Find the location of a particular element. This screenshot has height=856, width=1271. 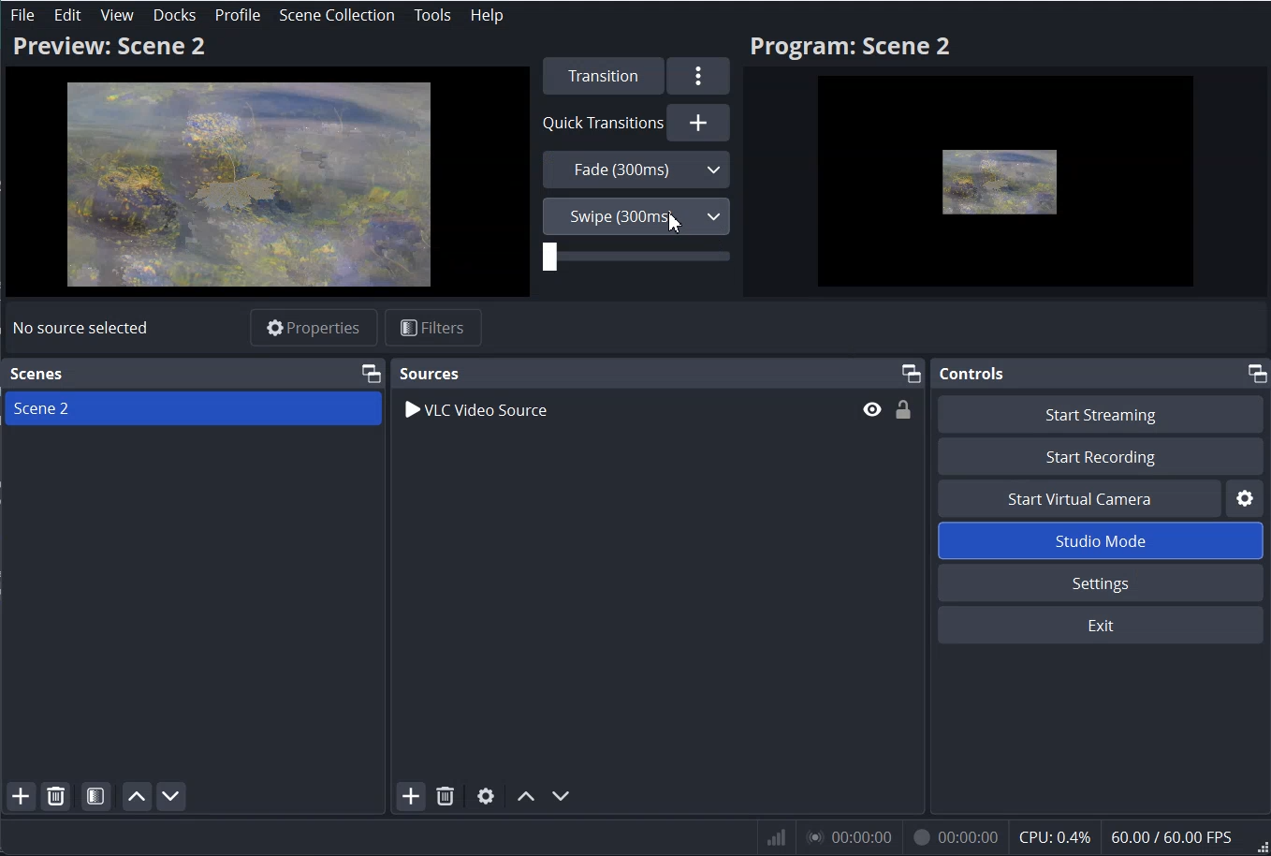

Properties is located at coordinates (313, 326).